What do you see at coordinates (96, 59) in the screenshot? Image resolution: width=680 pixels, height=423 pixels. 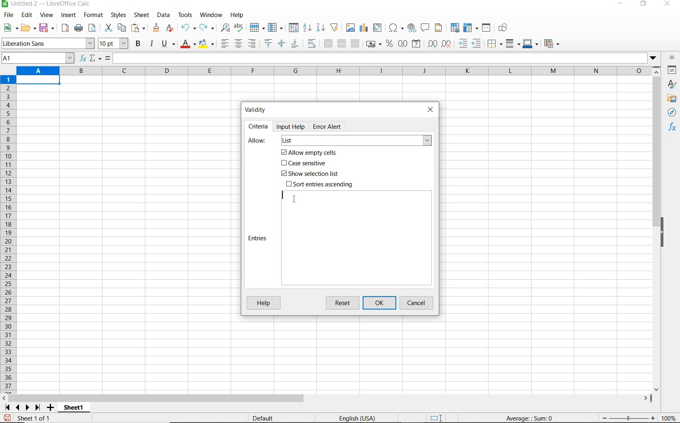 I see `select function` at bounding box center [96, 59].